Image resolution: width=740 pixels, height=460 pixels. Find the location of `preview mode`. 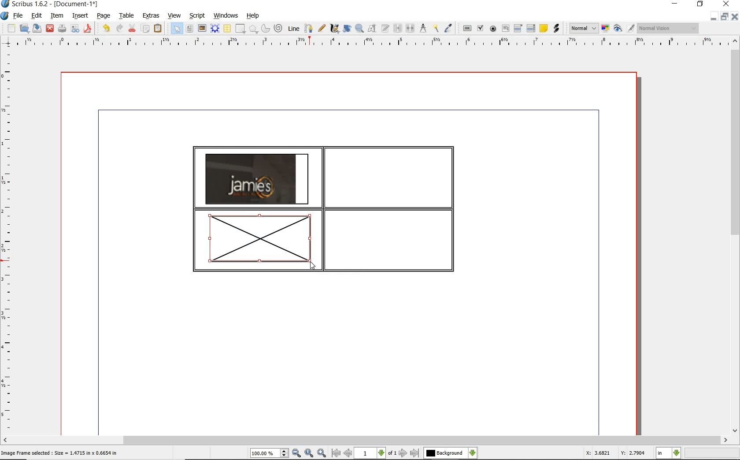

preview mode is located at coordinates (618, 29).